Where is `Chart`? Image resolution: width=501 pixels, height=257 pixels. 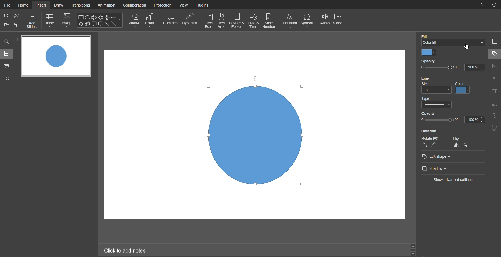
Chart is located at coordinates (151, 21).